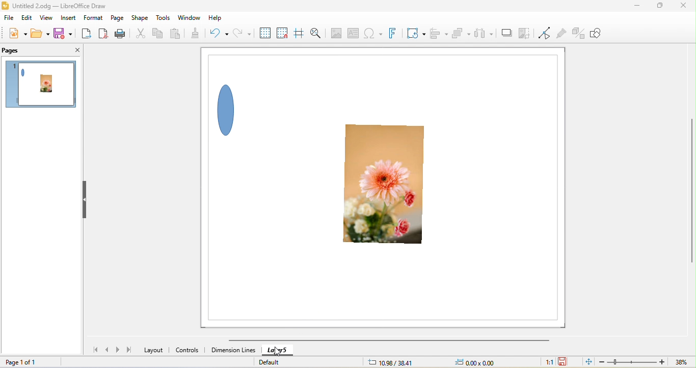  Describe the element at coordinates (587, 361) in the screenshot. I see `fit page to current window` at that location.